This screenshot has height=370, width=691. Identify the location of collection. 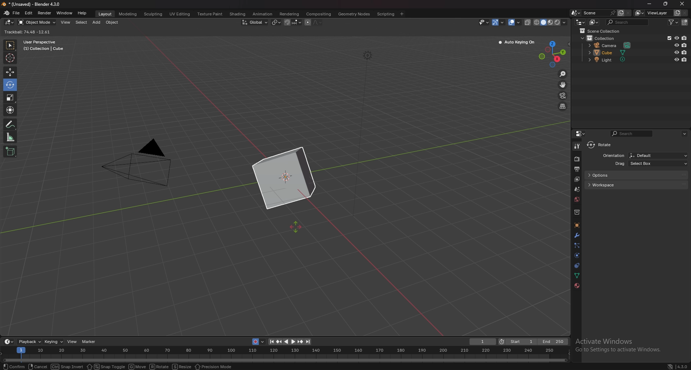
(577, 212).